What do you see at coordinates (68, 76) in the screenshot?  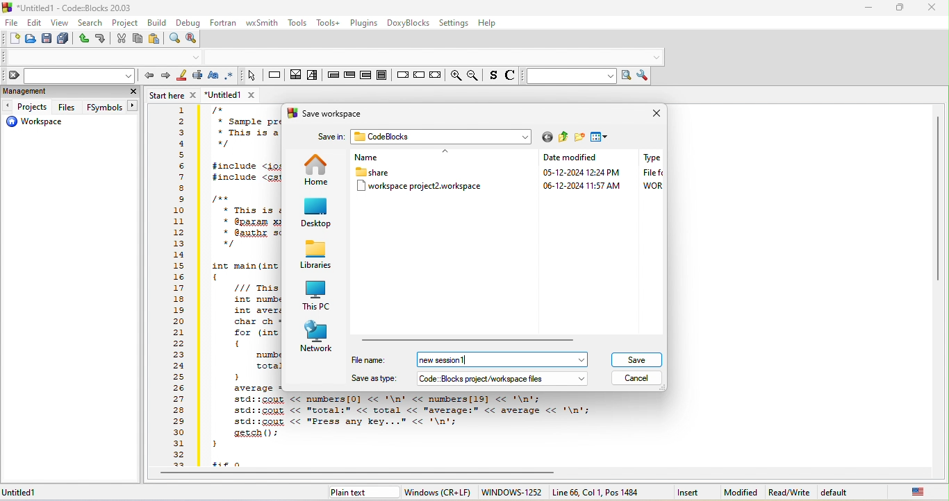 I see `clear` at bounding box center [68, 76].